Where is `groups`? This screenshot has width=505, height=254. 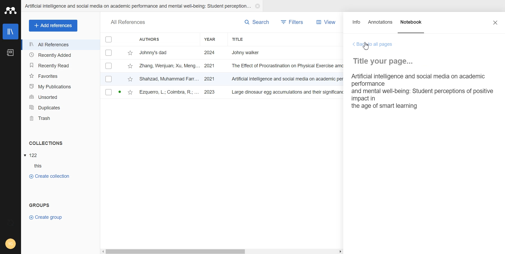
groups is located at coordinates (40, 204).